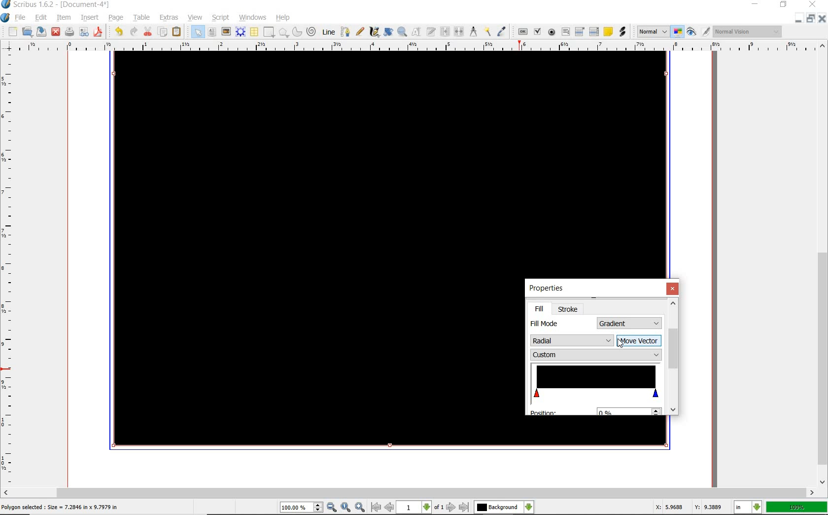 This screenshot has height=515, width=828. I want to click on fill, so click(539, 309).